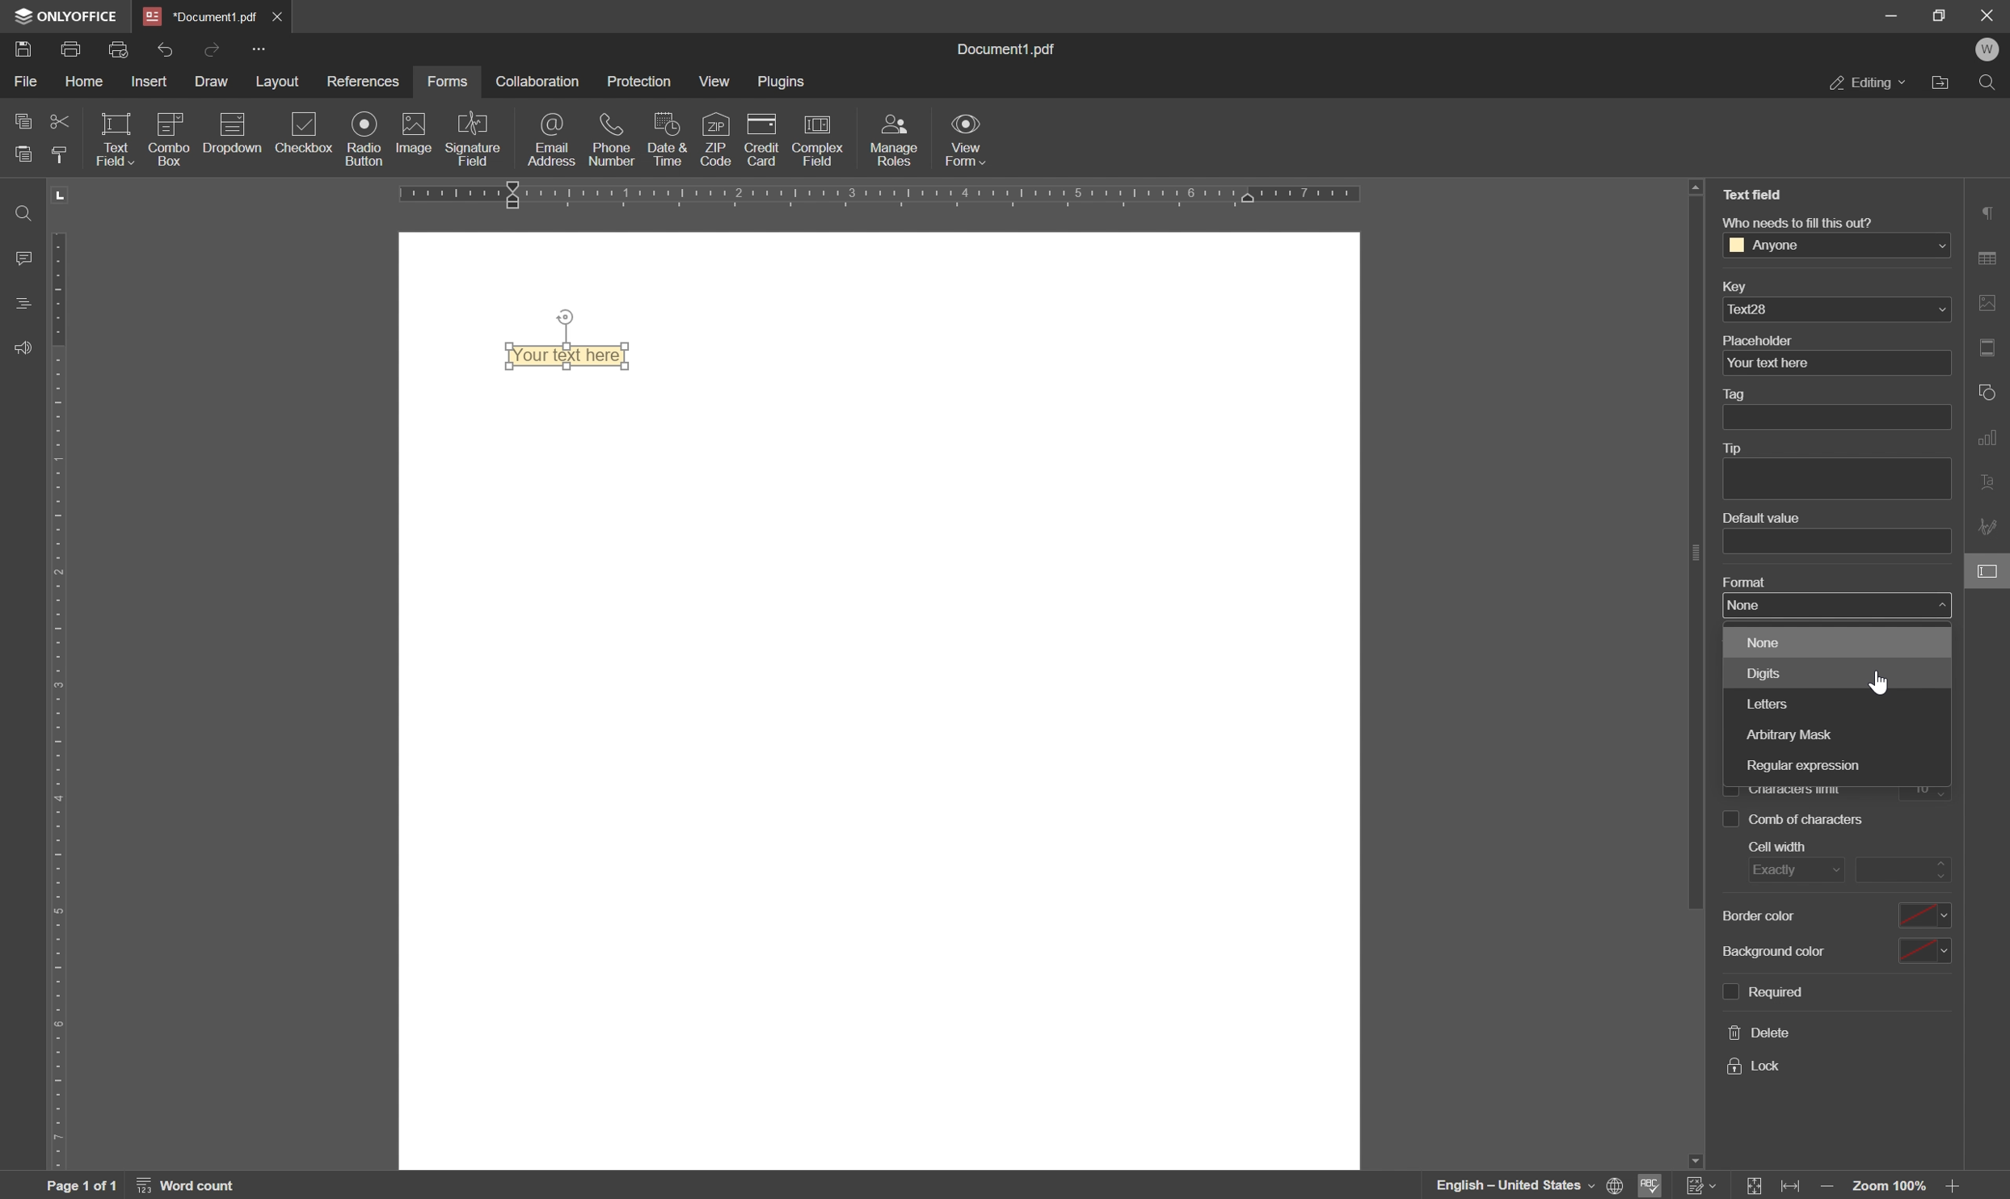 Image resolution: width=2010 pixels, height=1199 pixels. Describe the element at coordinates (61, 155) in the screenshot. I see `copy style` at that location.